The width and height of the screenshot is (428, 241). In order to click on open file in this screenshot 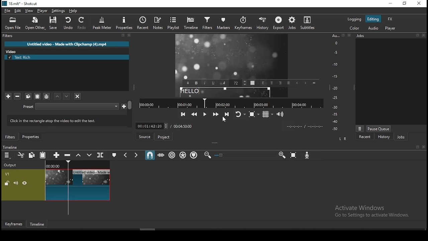, I will do `click(13, 24)`.